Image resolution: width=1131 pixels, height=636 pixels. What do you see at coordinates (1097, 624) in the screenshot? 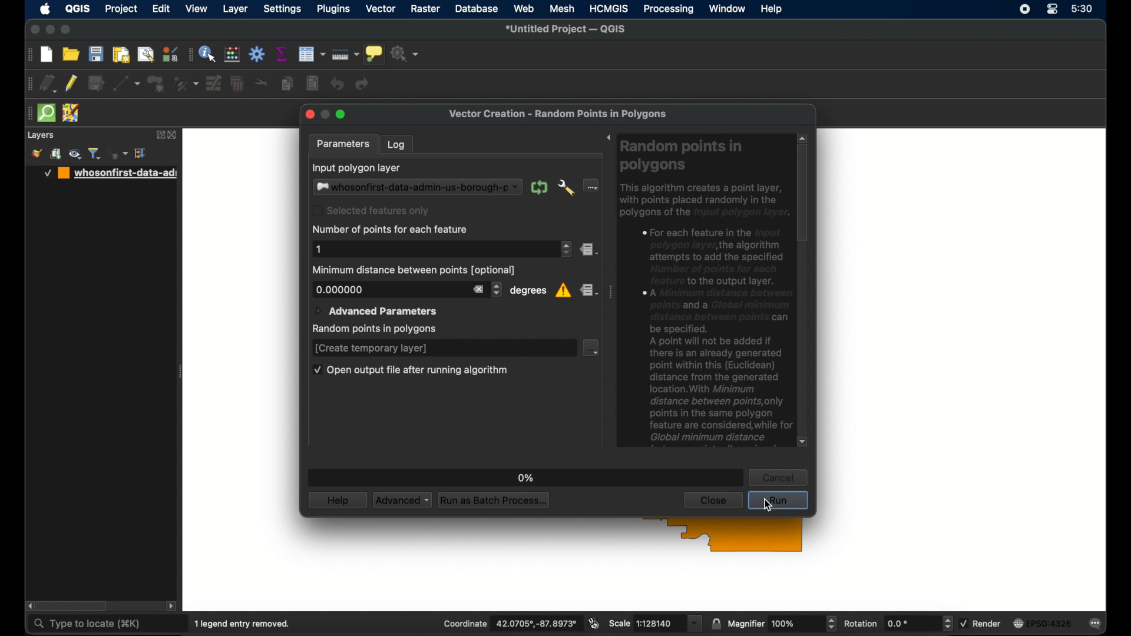
I see `messages` at bounding box center [1097, 624].